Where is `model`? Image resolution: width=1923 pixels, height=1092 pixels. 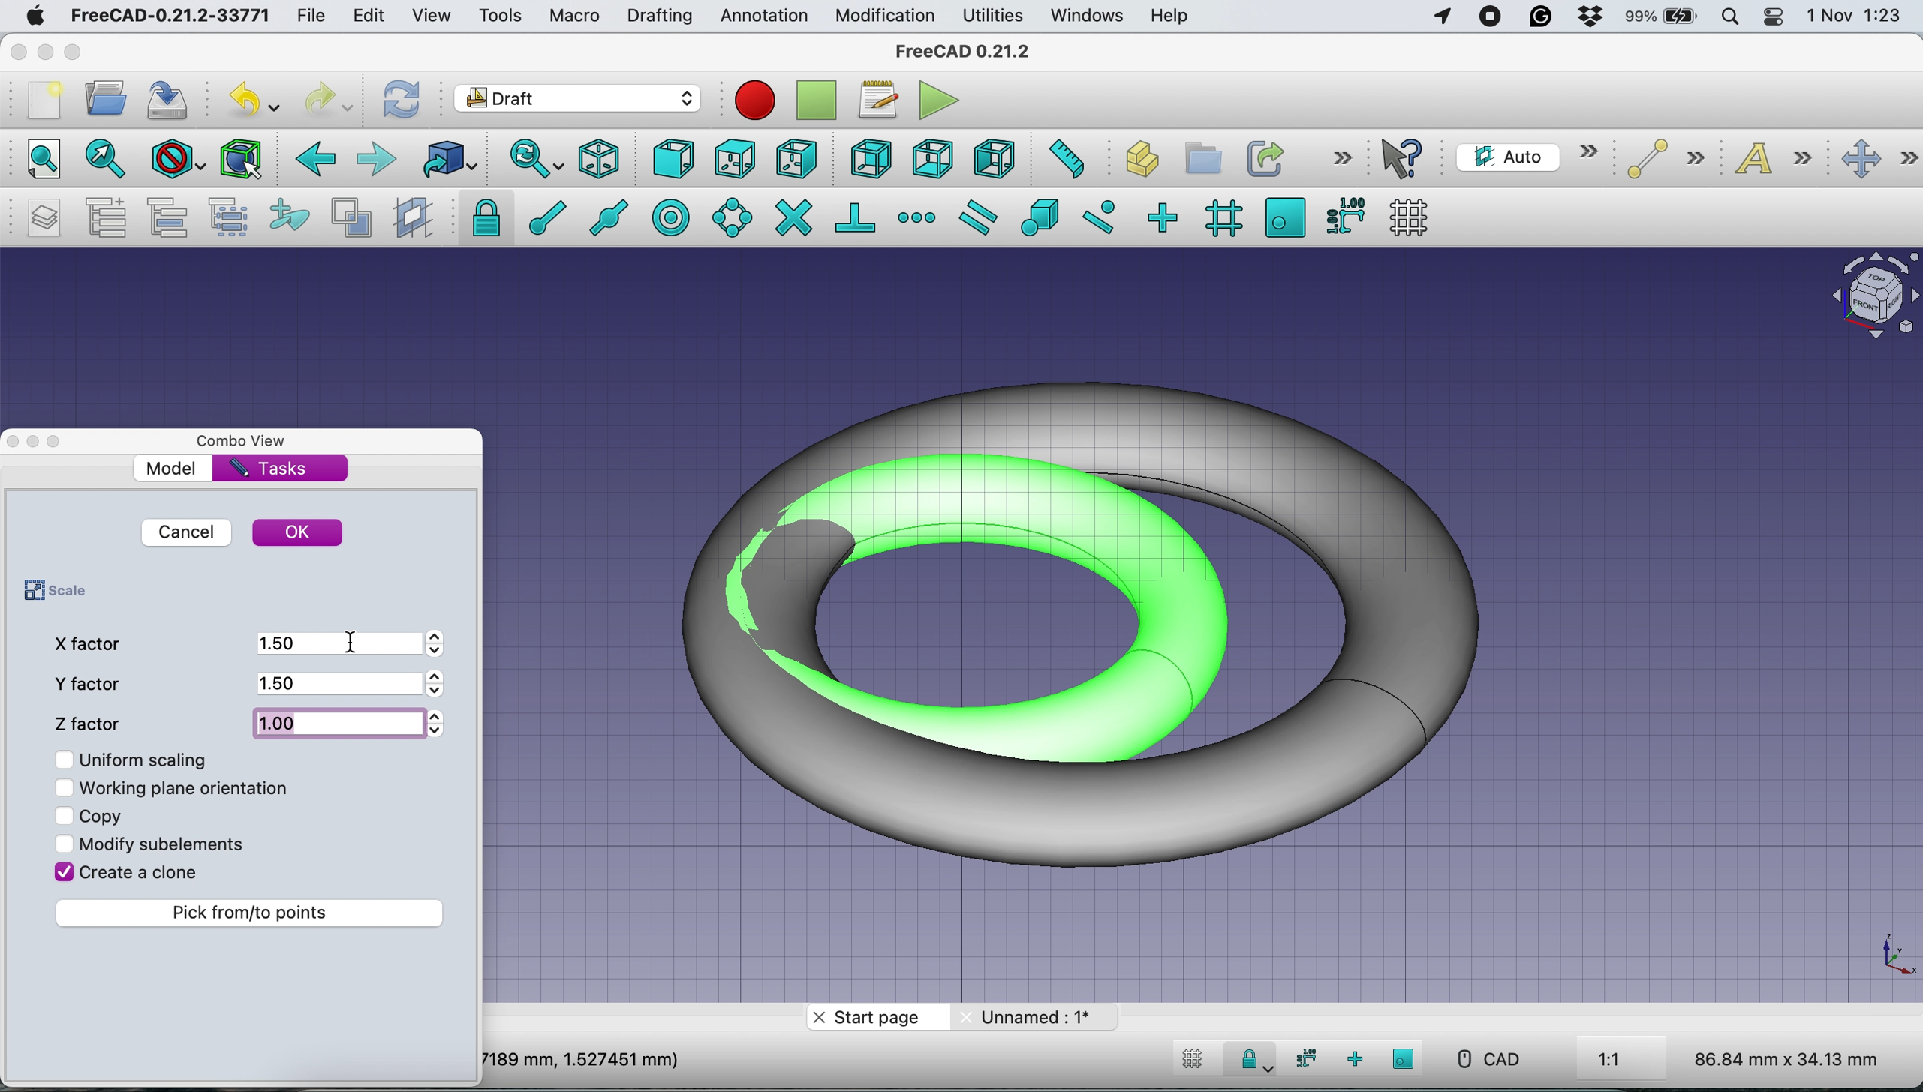
model is located at coordinates (173, 468).